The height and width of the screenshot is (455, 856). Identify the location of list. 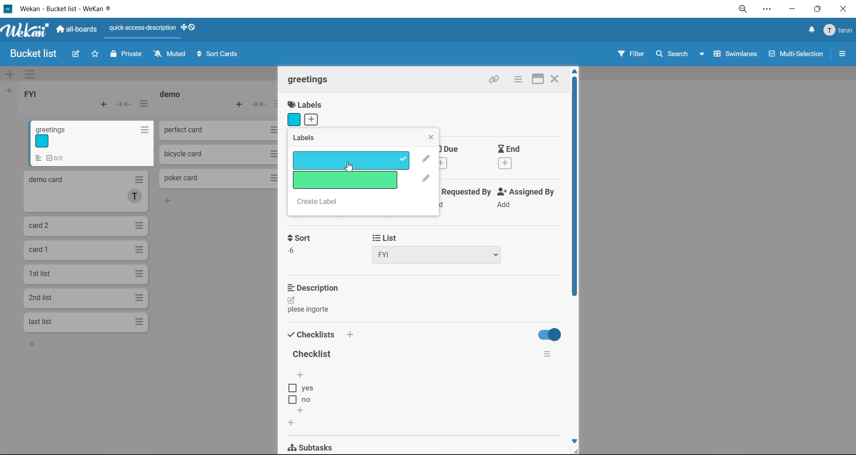
(439, 248).